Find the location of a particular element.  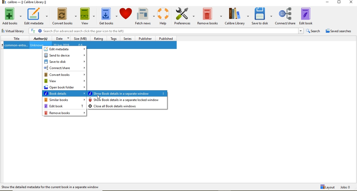

remove books is located at coordinates (210, 15).